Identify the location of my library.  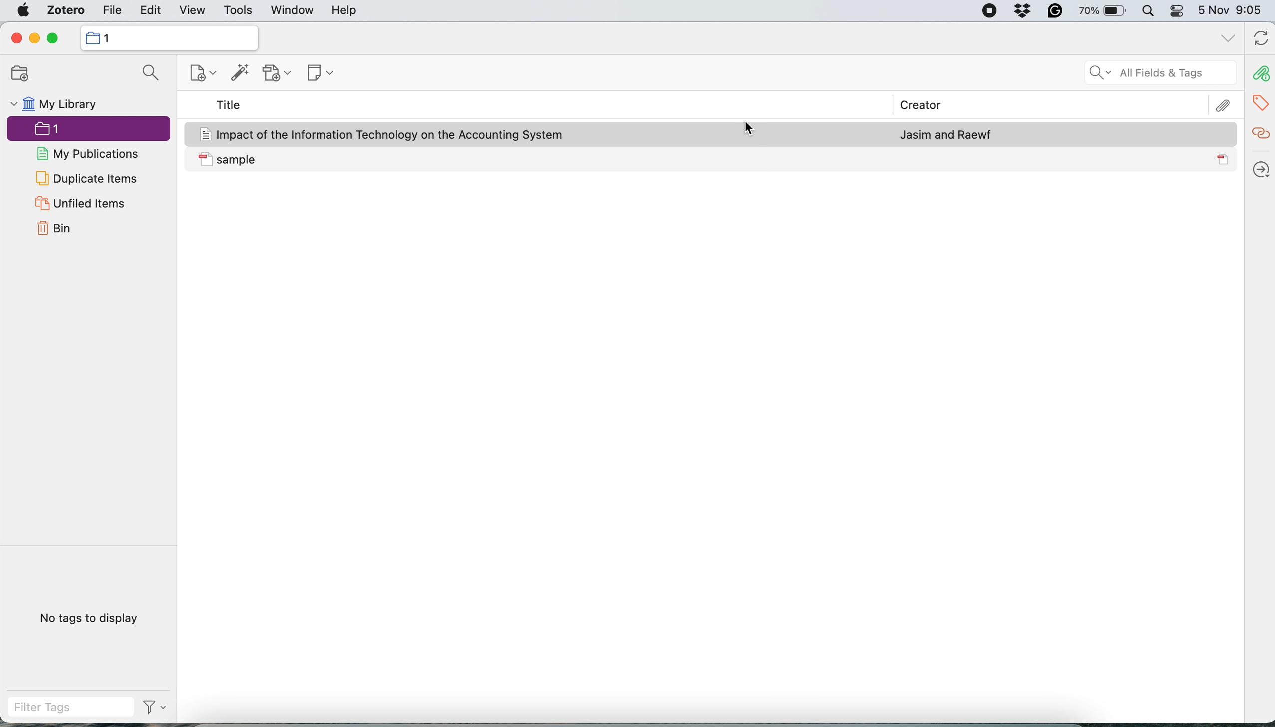
(53, 106).